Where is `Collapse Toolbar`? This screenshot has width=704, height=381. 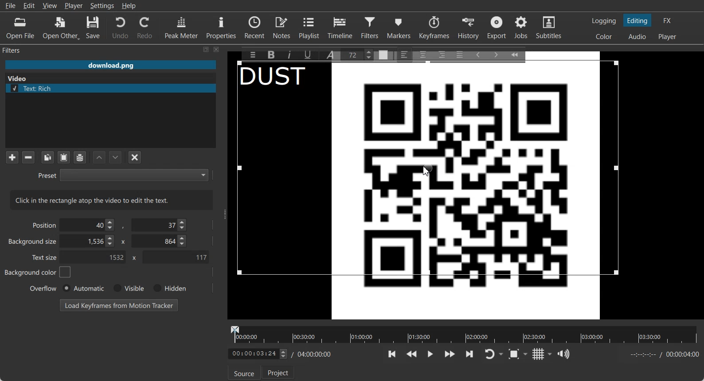 Collapse Toolbar is located at coordinates (519, 53).